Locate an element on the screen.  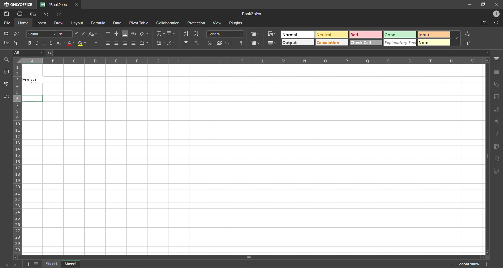
font style is located at coordinates (41, 34).